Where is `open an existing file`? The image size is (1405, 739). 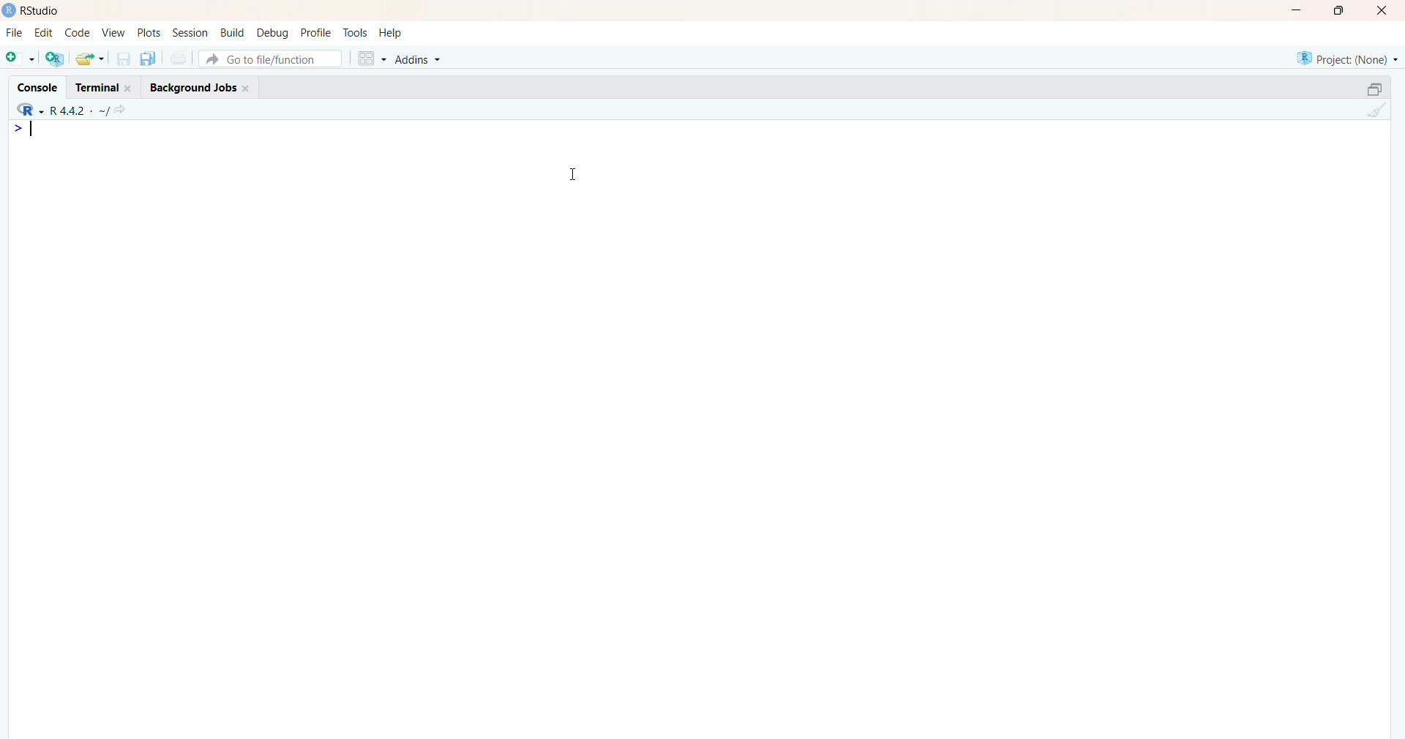 open an existing file is located at coordinates (91, 58).